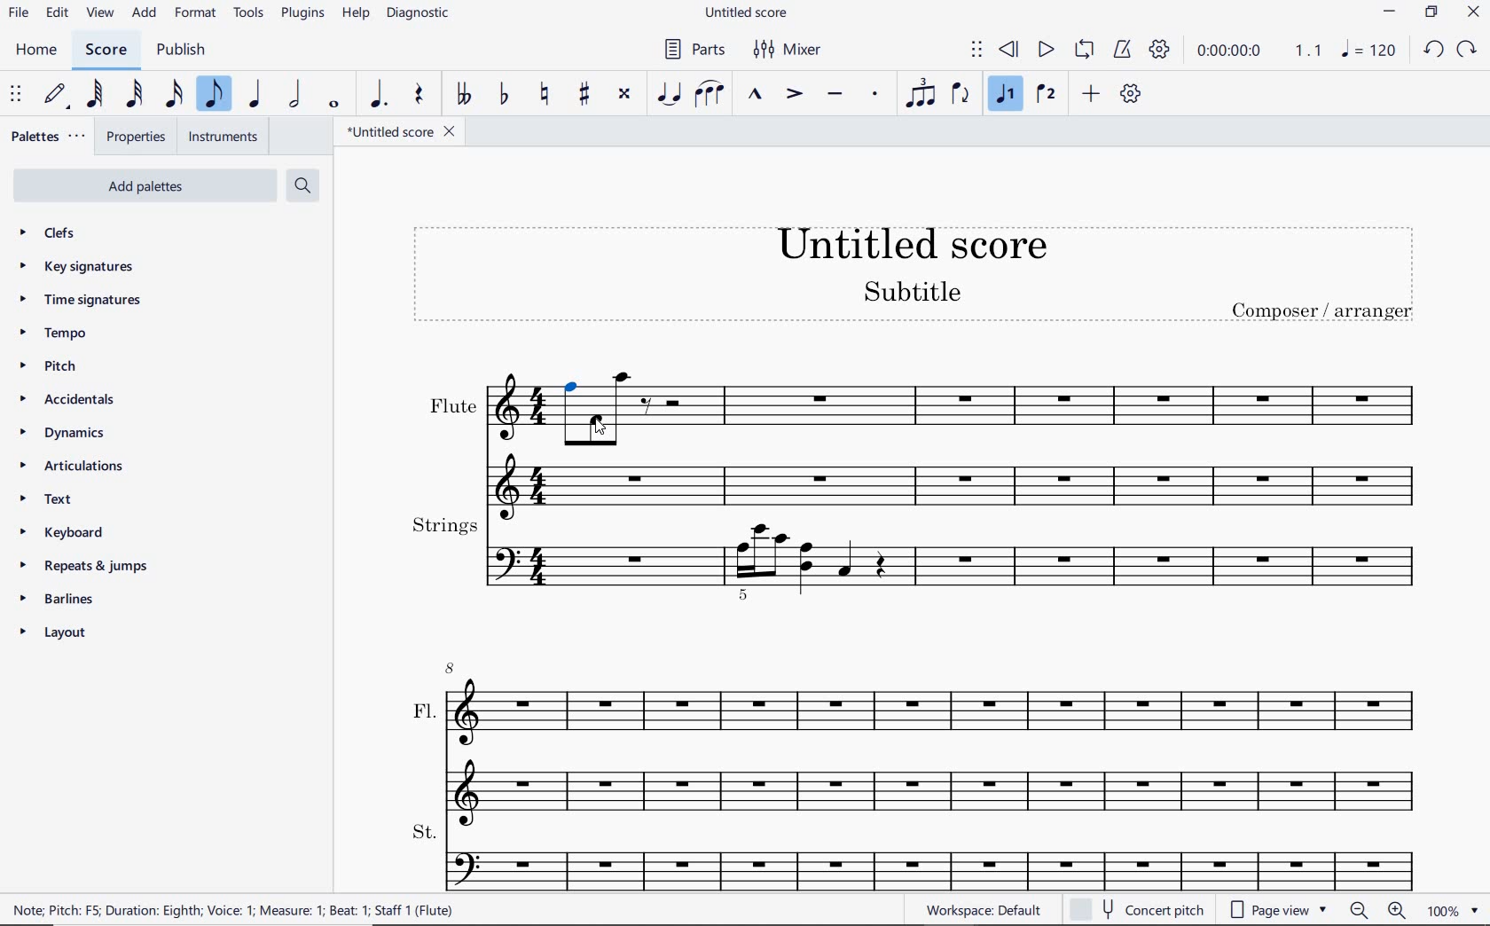 This screenshot has width=1490, height=926. Describe the element at coordinates (694, 51) in the screenshot. I see `PARTS` at that location.